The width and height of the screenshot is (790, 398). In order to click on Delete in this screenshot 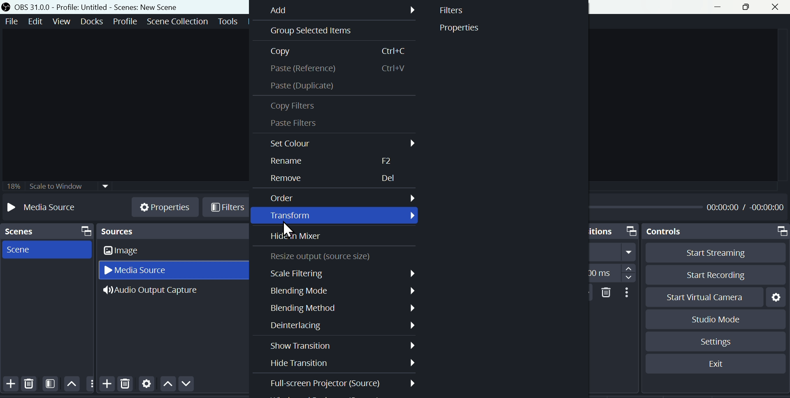, I will do `click(31, 385)`.